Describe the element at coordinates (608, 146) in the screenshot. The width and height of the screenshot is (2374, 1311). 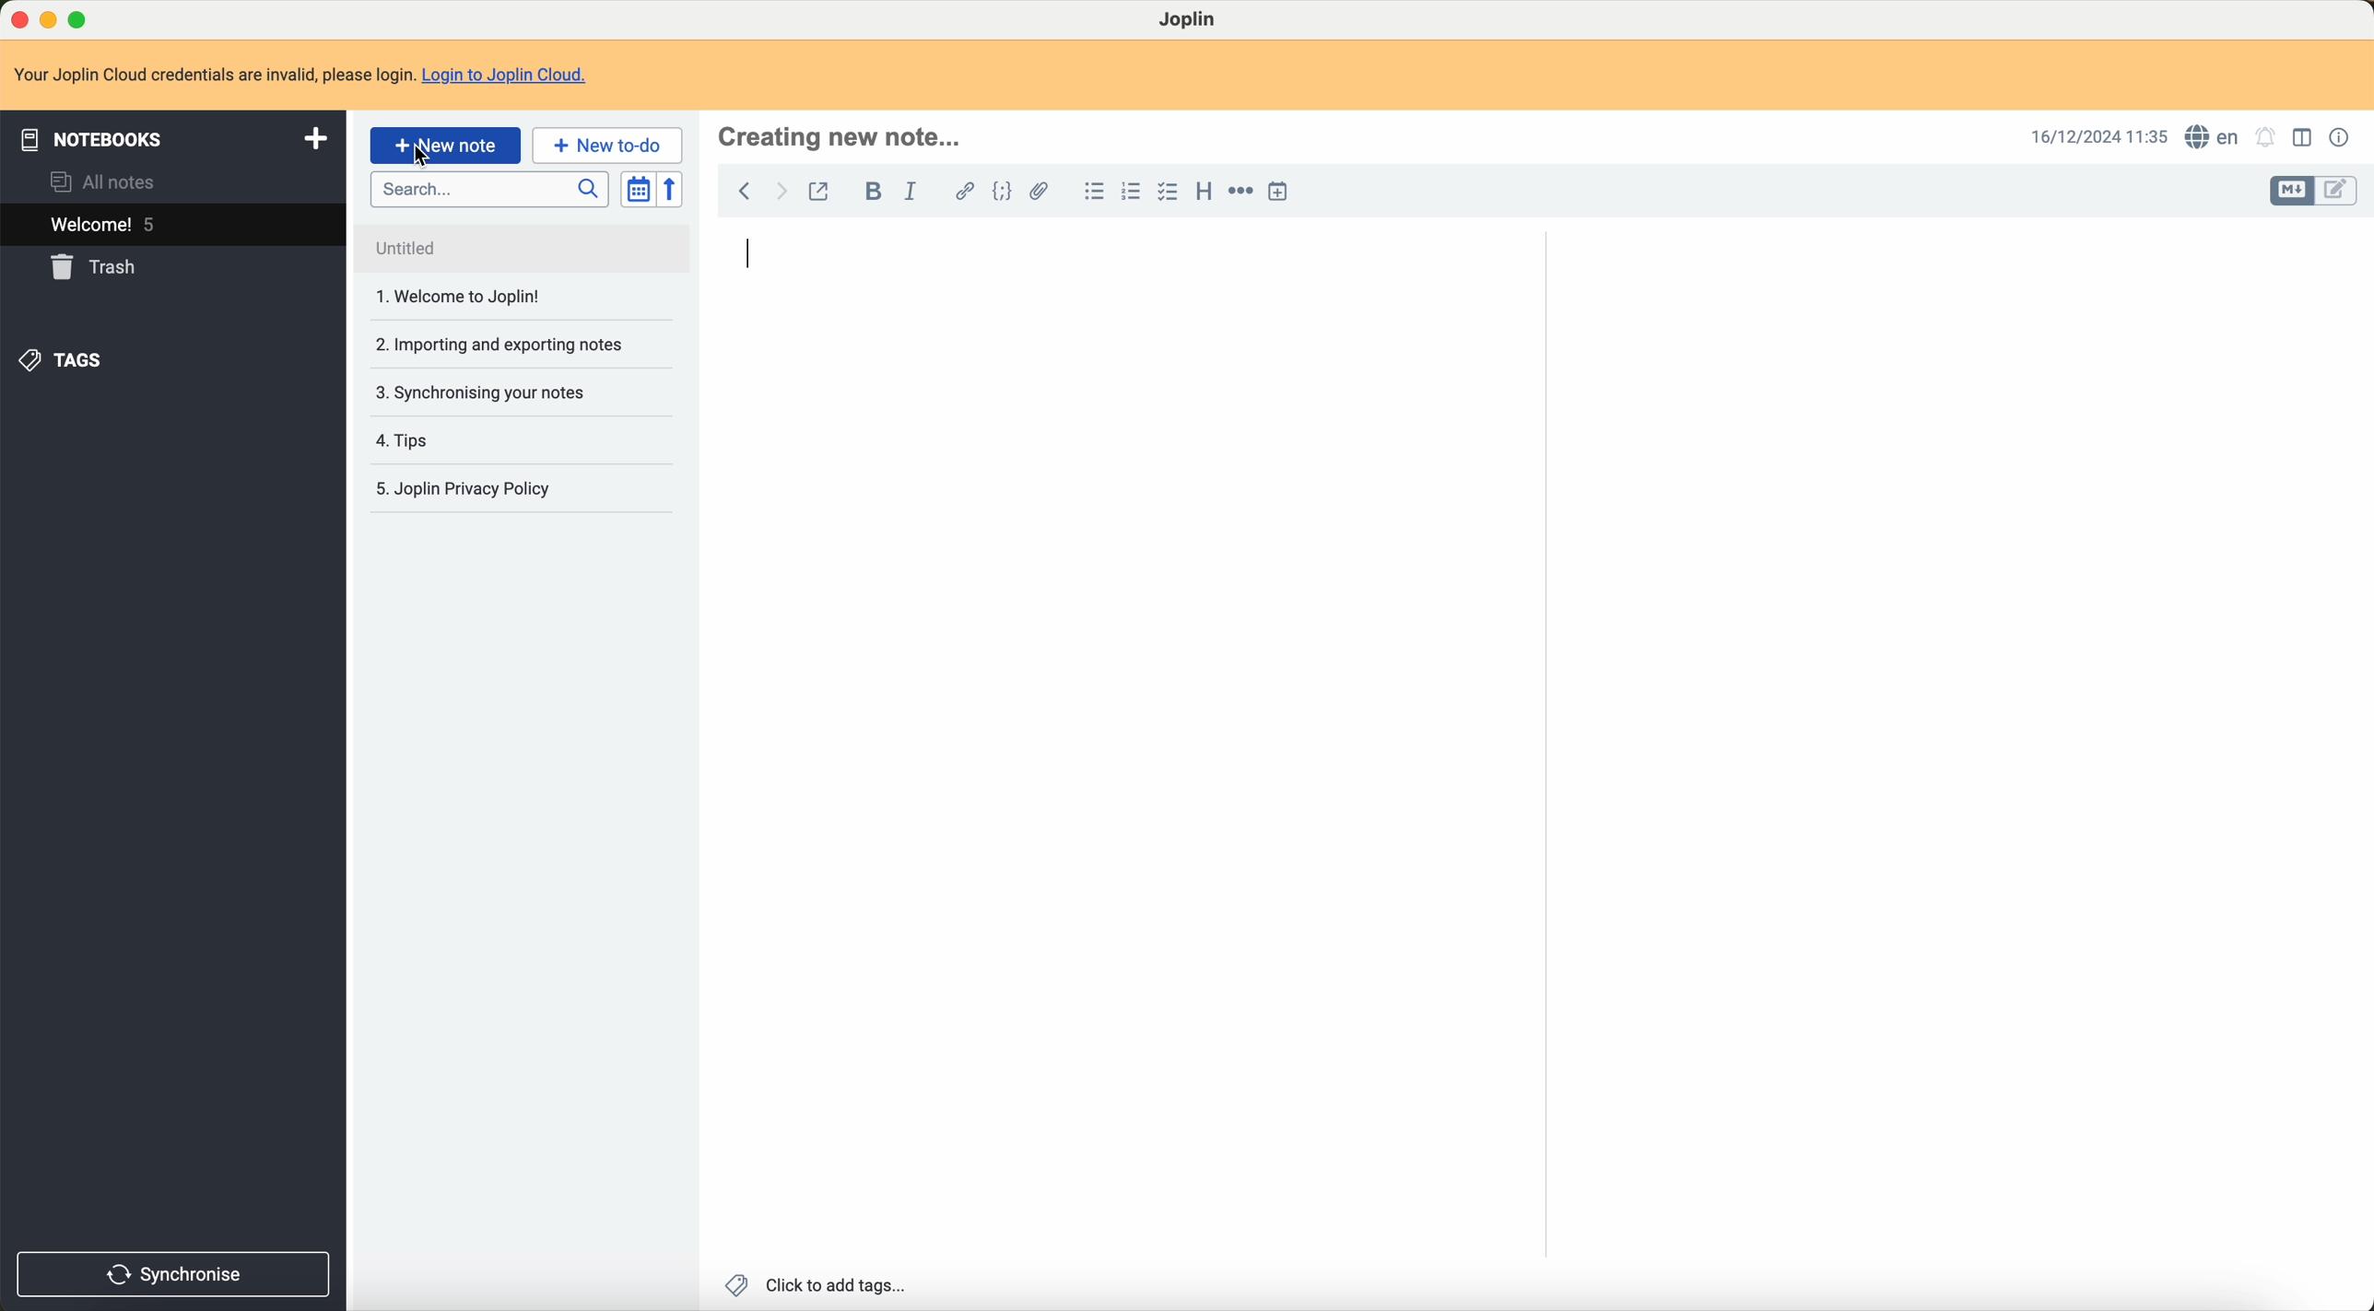
I see `new to-do` at that location.